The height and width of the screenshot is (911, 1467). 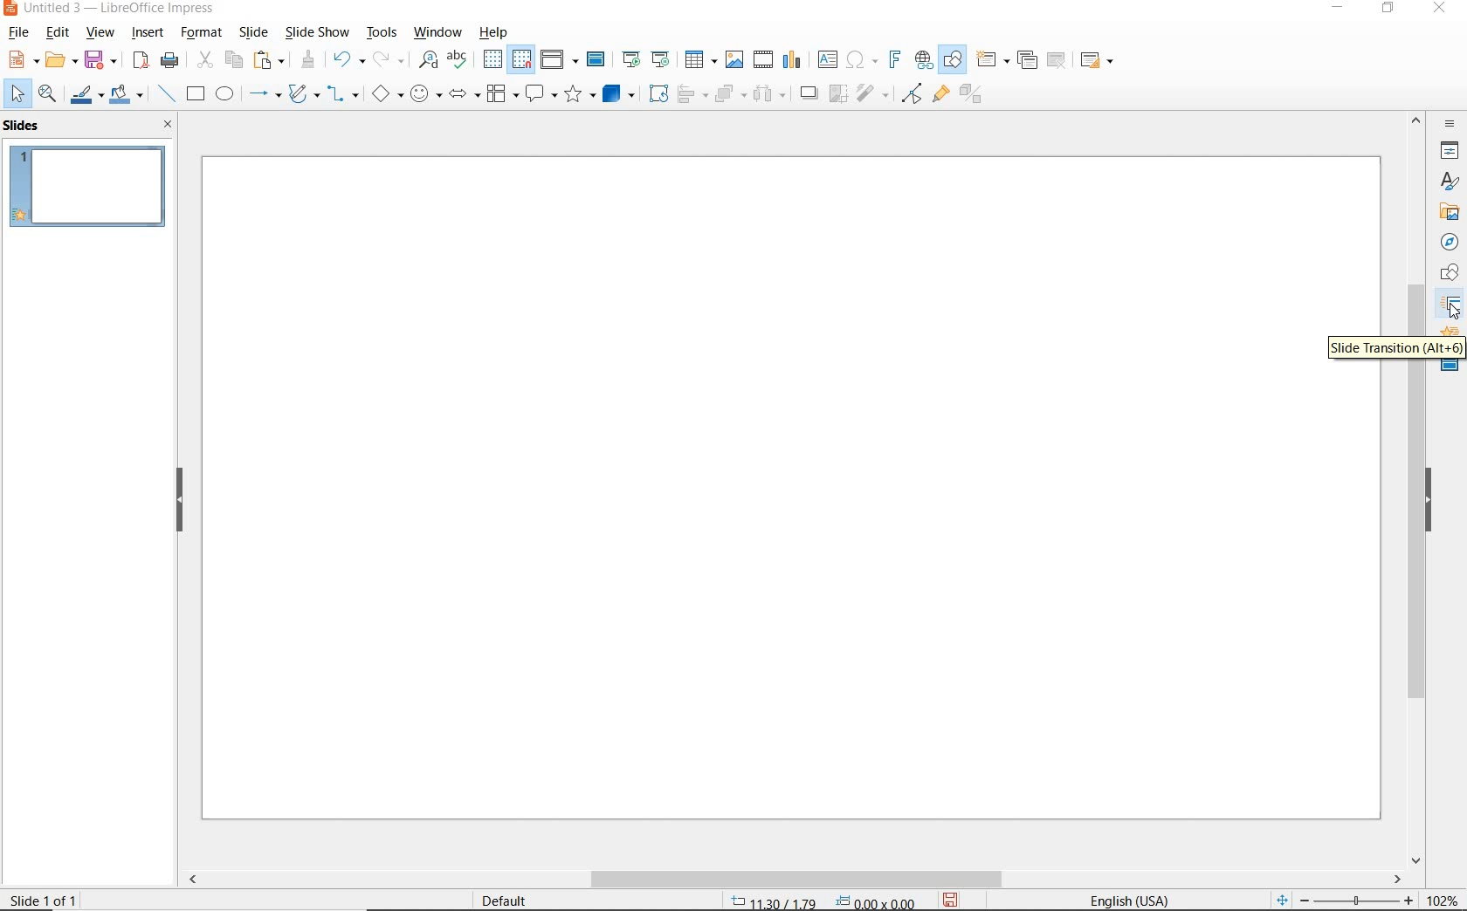 I want to click on FILL COLOR, so click(x=129, y=93).